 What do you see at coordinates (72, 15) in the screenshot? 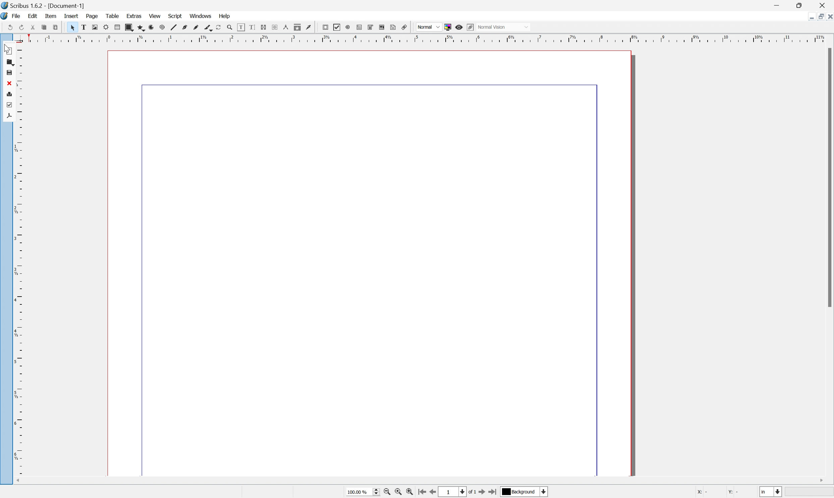
I see `insert` at bounding box center [72, 15].